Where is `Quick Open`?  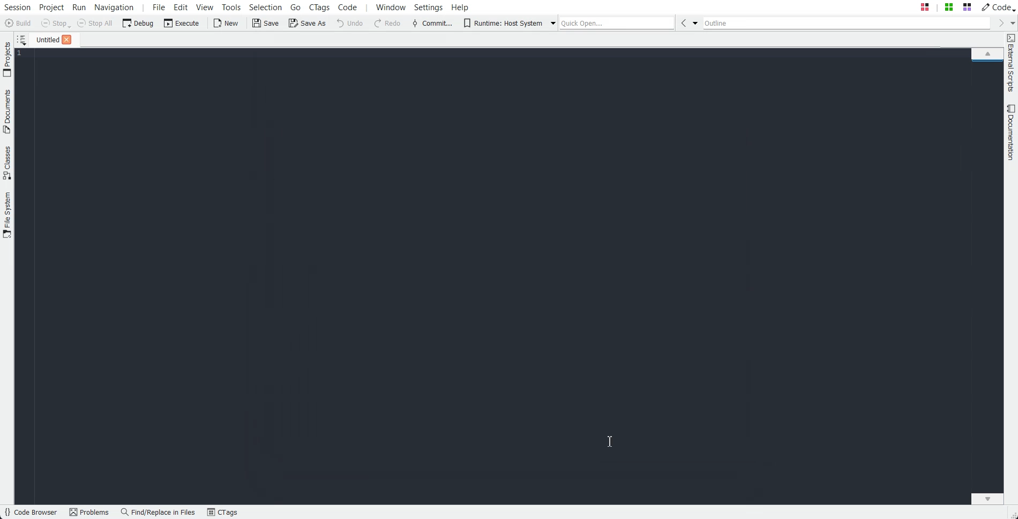
Quick Open is located at coordinates (617, 22).